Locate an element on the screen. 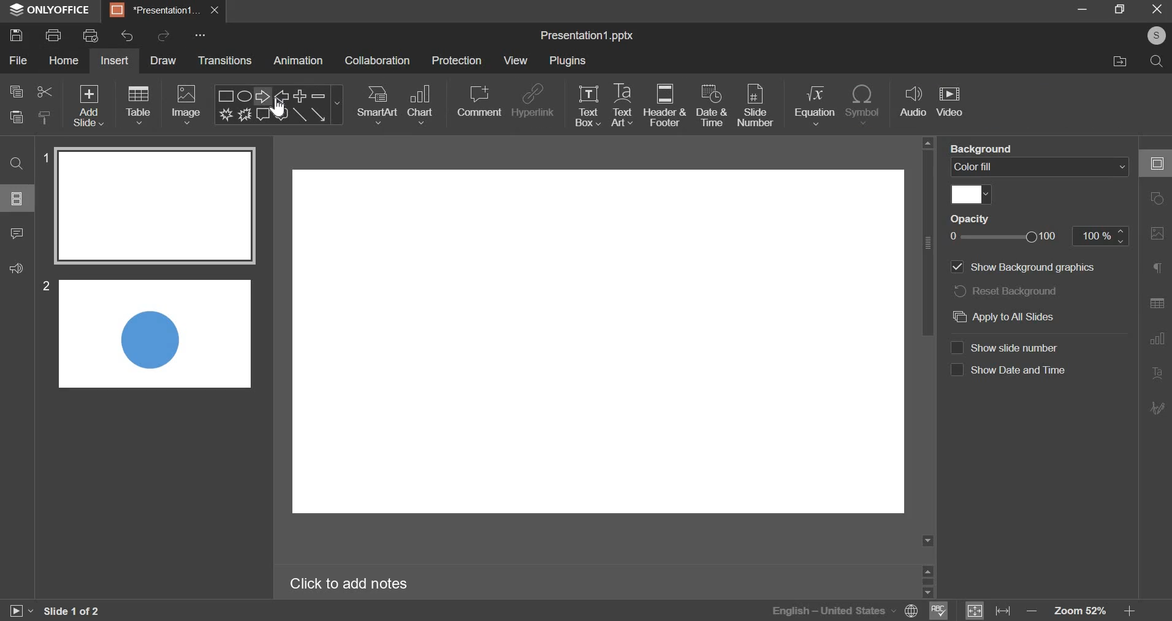 Image resolution: width=1172 pixels, height=621 pixels. scroll down is located at coordinates (929, 541).